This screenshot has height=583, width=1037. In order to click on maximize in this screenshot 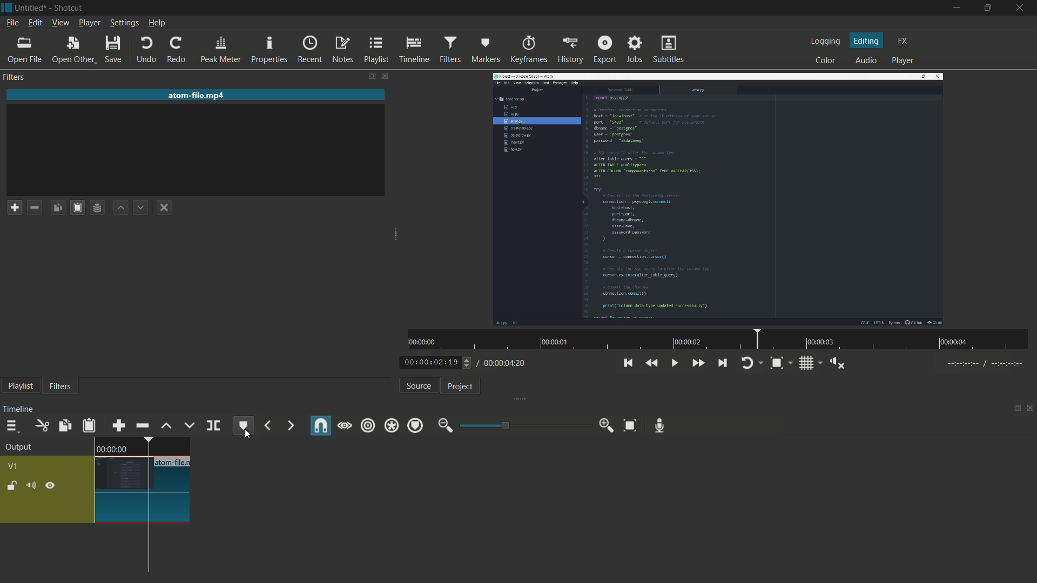, I will do `click(986, 8)`.